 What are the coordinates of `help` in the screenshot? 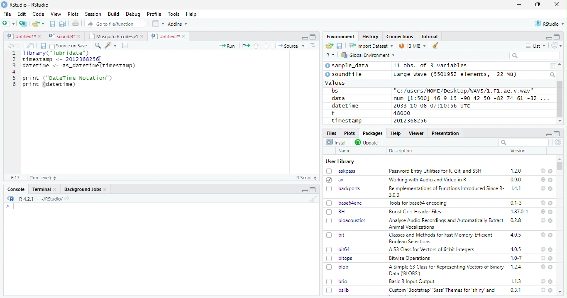 It's located at (543, 234).